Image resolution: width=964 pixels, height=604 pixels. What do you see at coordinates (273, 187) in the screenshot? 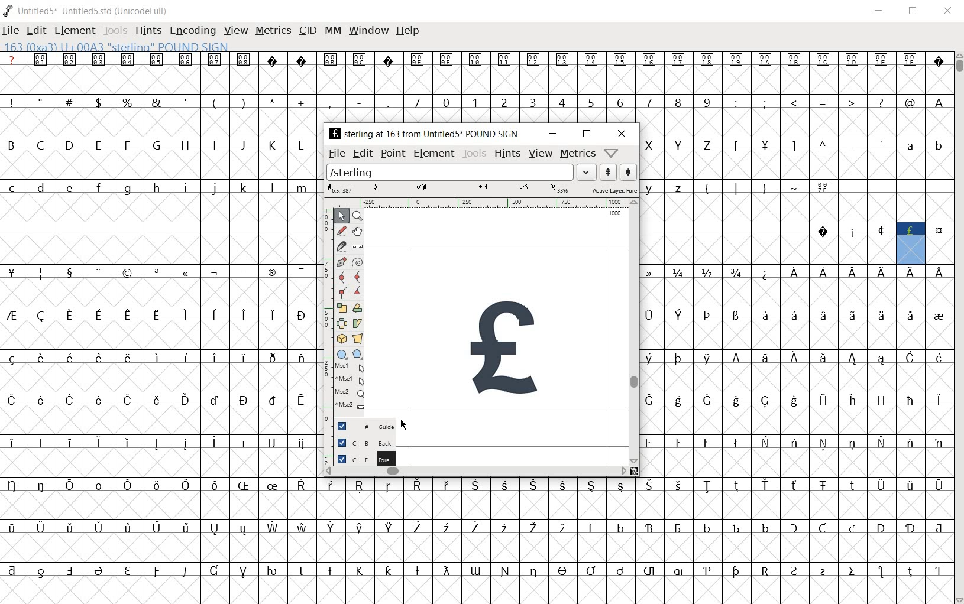
I see `l` at bounding box center [273, 187].